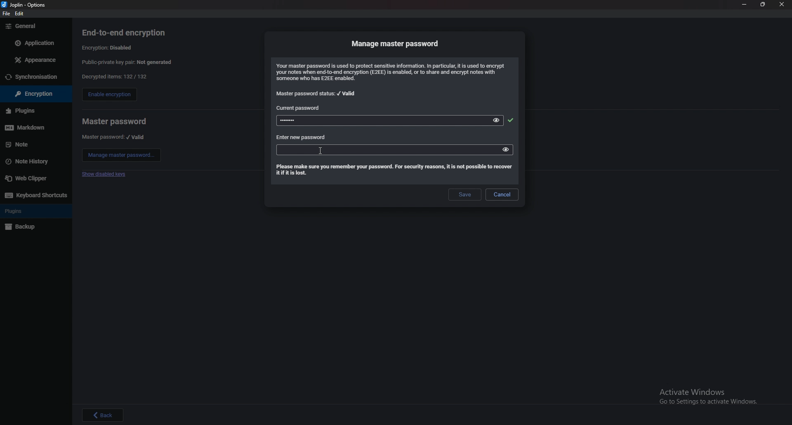 This screenshot has width=792, height=425. I want to click on sync, so click(35, 77).